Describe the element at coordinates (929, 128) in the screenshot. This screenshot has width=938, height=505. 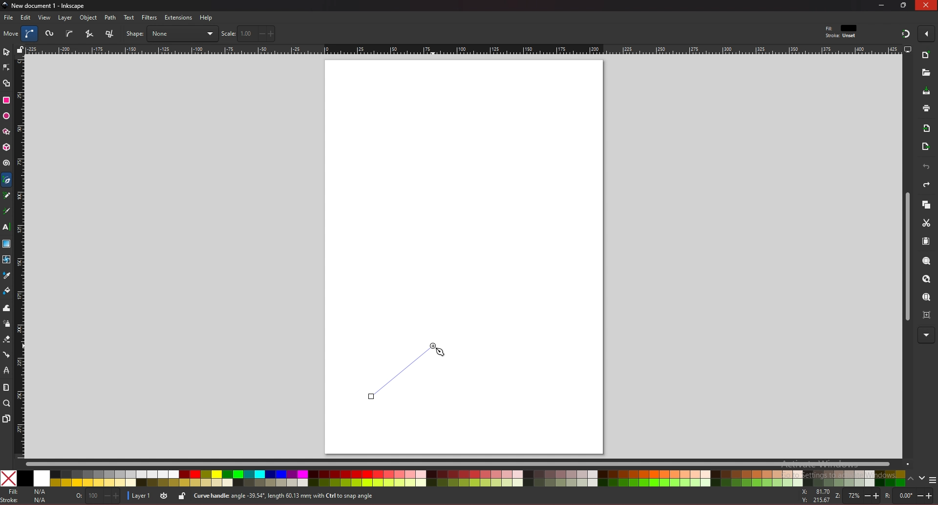
I see `import` at that location.